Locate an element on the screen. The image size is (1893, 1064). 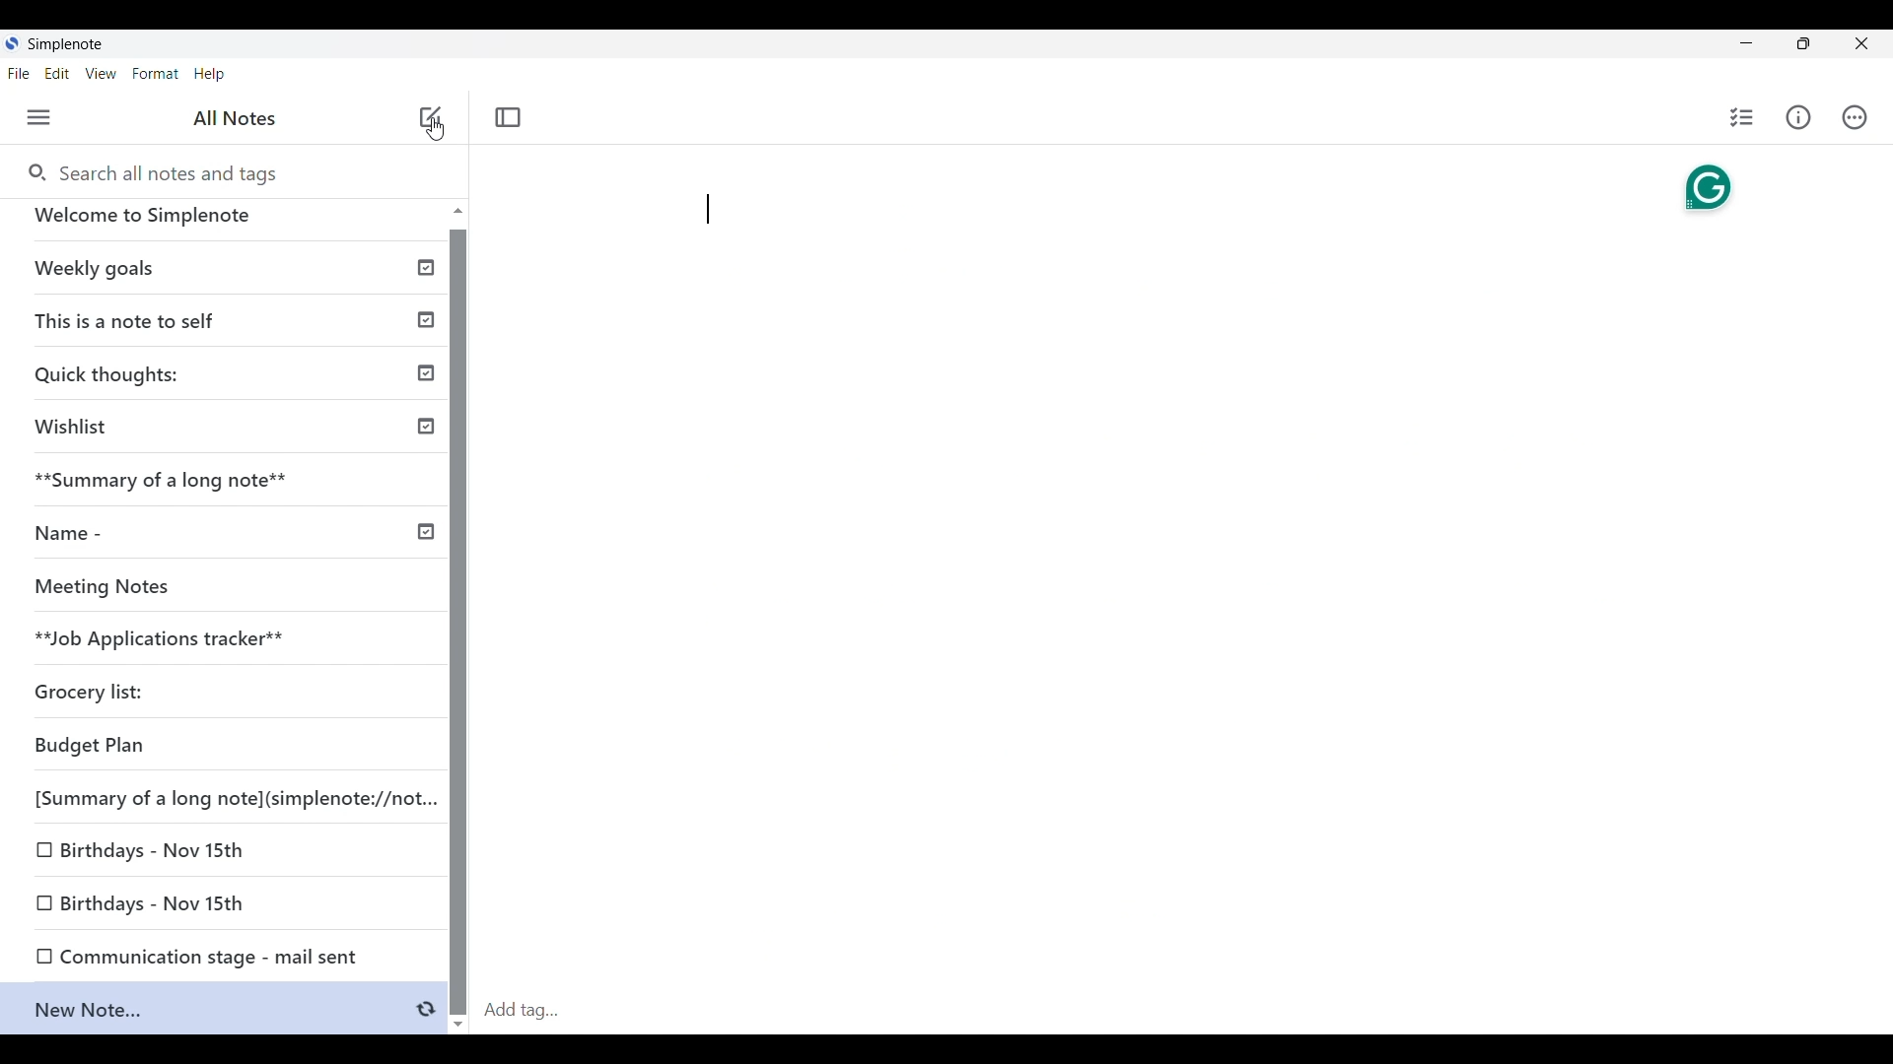
Unpublished note is located at coordinates (222, 592).